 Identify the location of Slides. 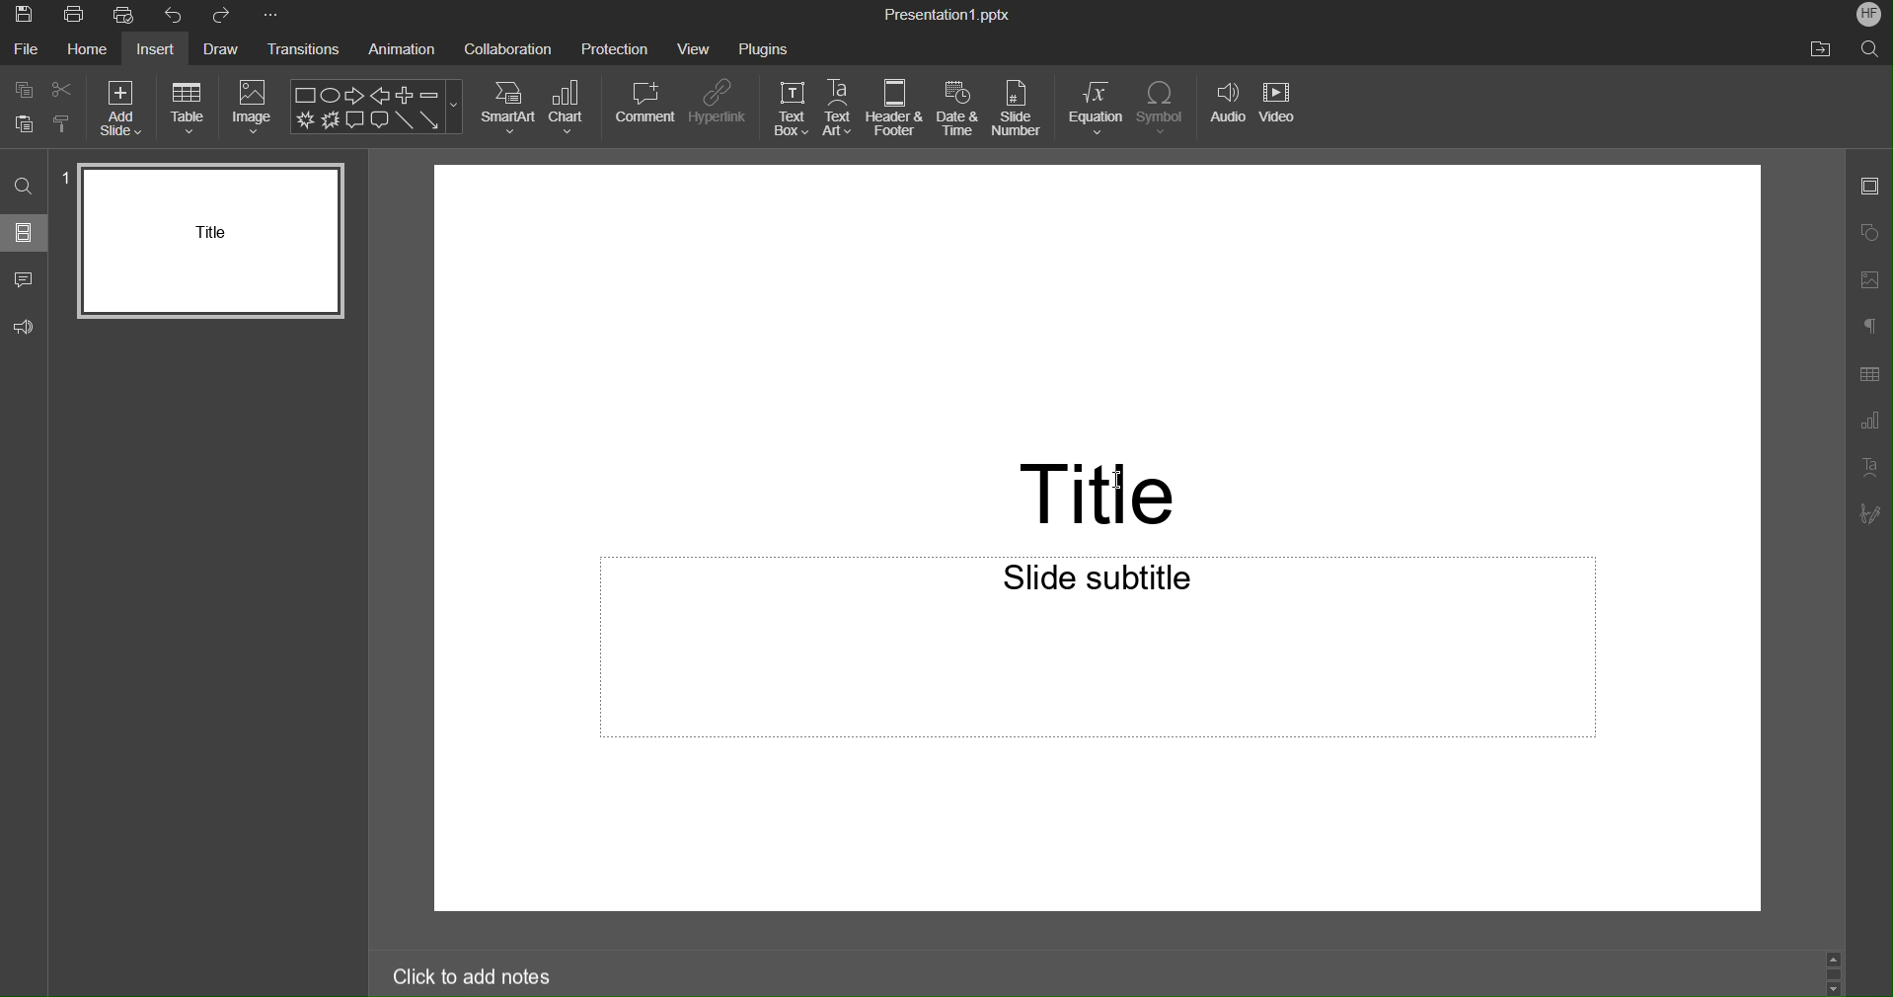
(24, 231).